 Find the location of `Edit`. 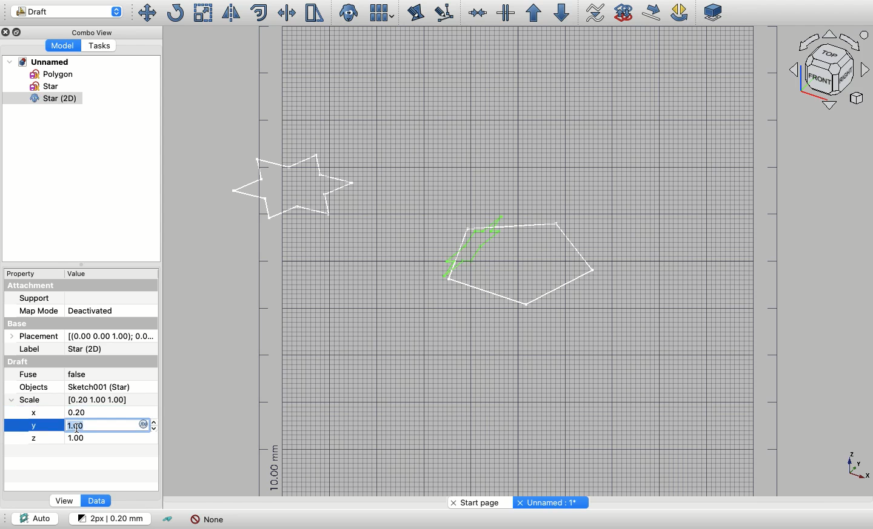

Edit is located at coordinates (416, 13).